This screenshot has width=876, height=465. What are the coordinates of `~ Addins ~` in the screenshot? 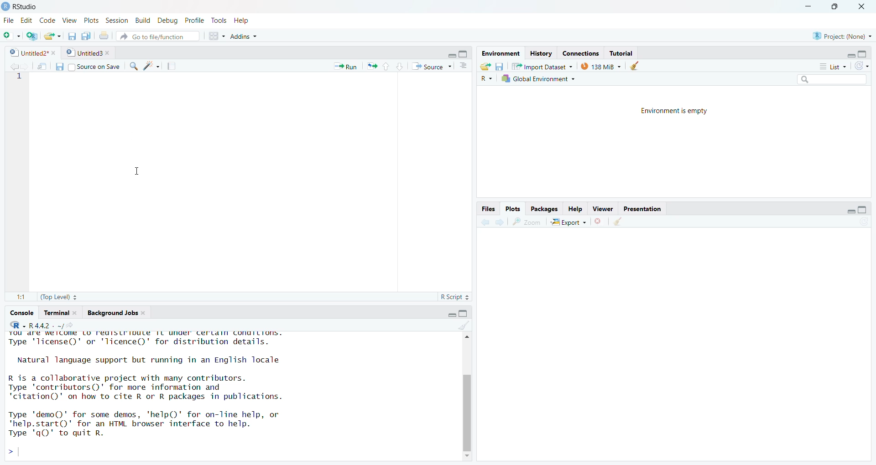 It's located at (251, 35).